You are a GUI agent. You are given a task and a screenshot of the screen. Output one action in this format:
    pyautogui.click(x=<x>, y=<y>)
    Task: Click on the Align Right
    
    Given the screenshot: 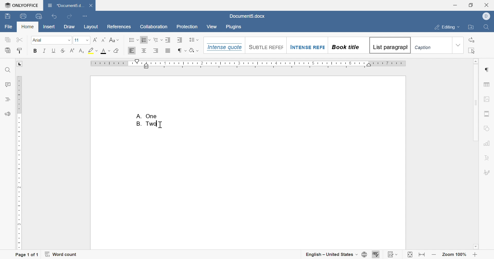 What is the action you would take?
    pyautogui.click(x=156, y=50)
    